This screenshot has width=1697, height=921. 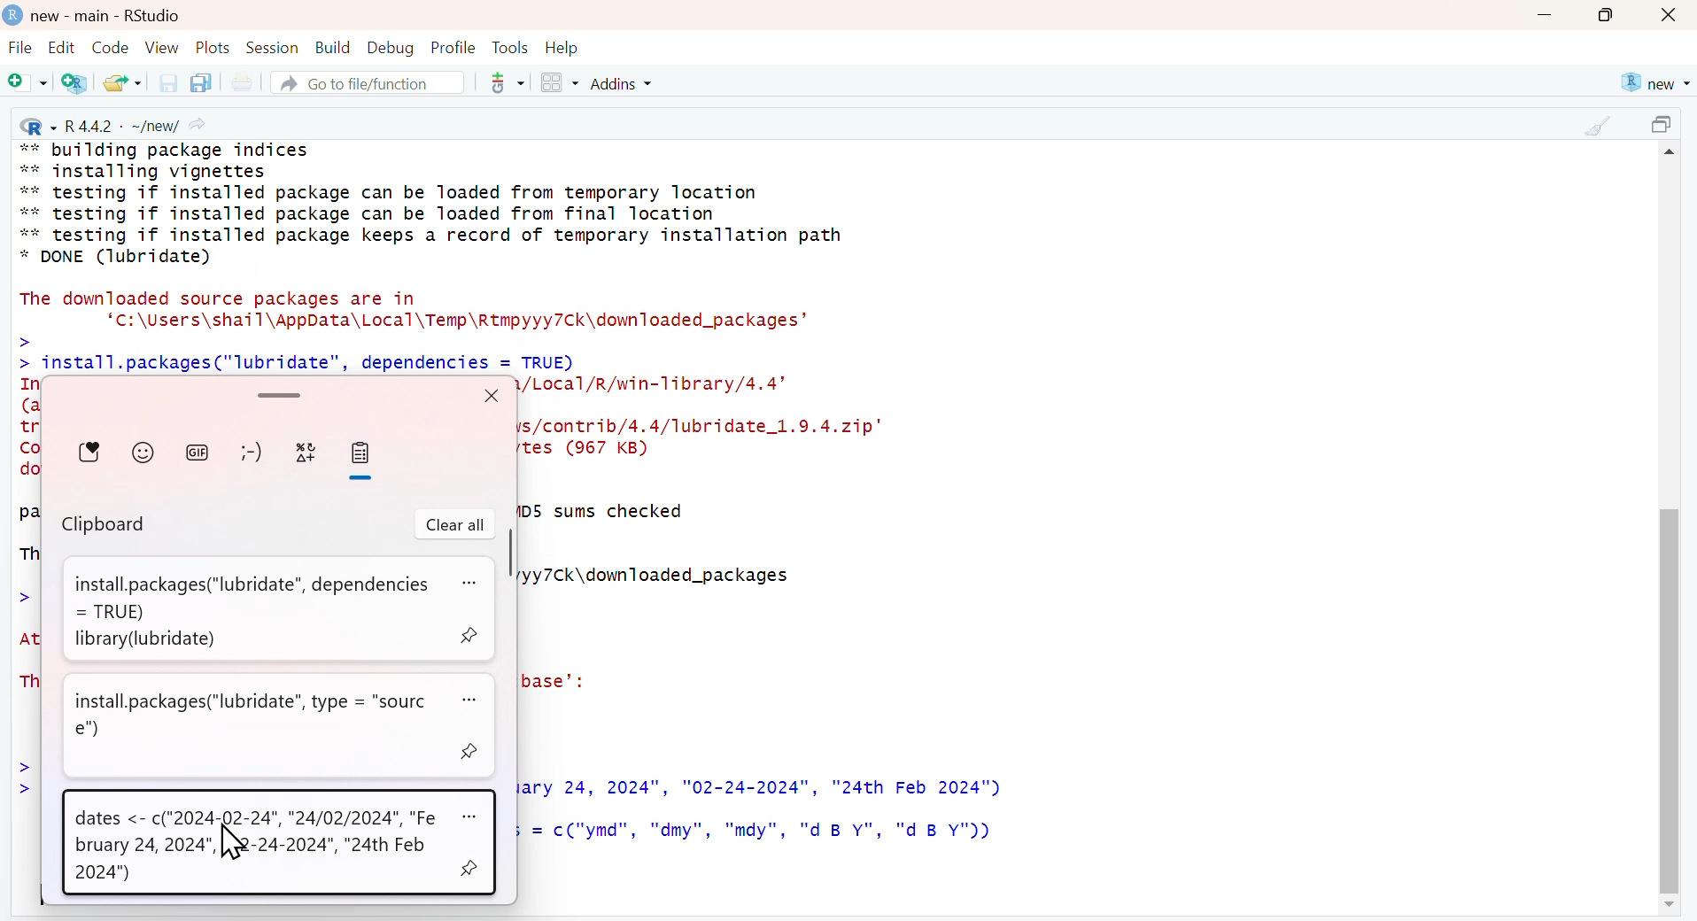 What do you see at coordinates (453, 47) in the screenshot?
I see `Profile` at bounding box center [453, 47].